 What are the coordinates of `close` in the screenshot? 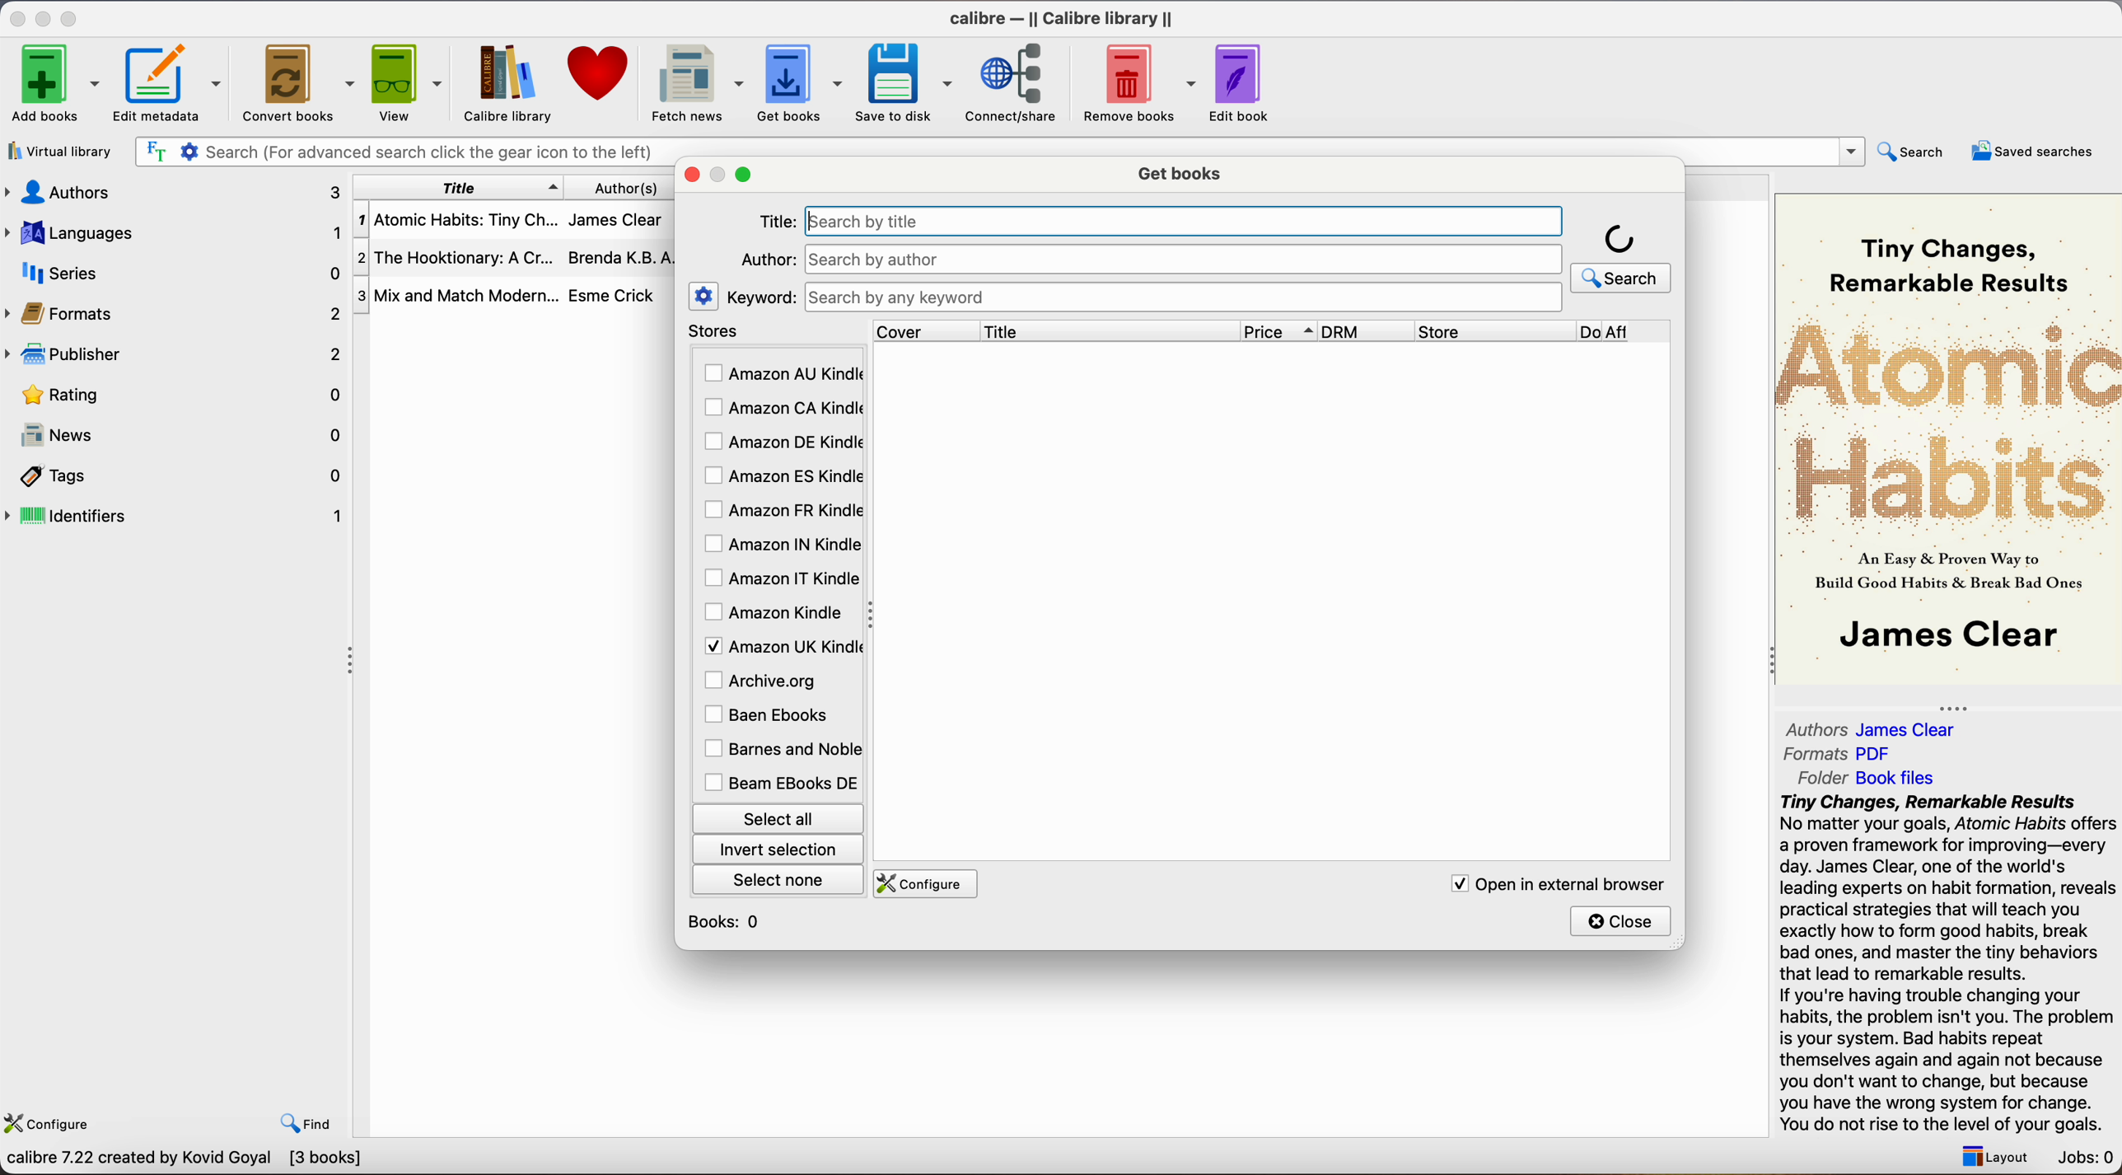 It's located at (1622, 920).